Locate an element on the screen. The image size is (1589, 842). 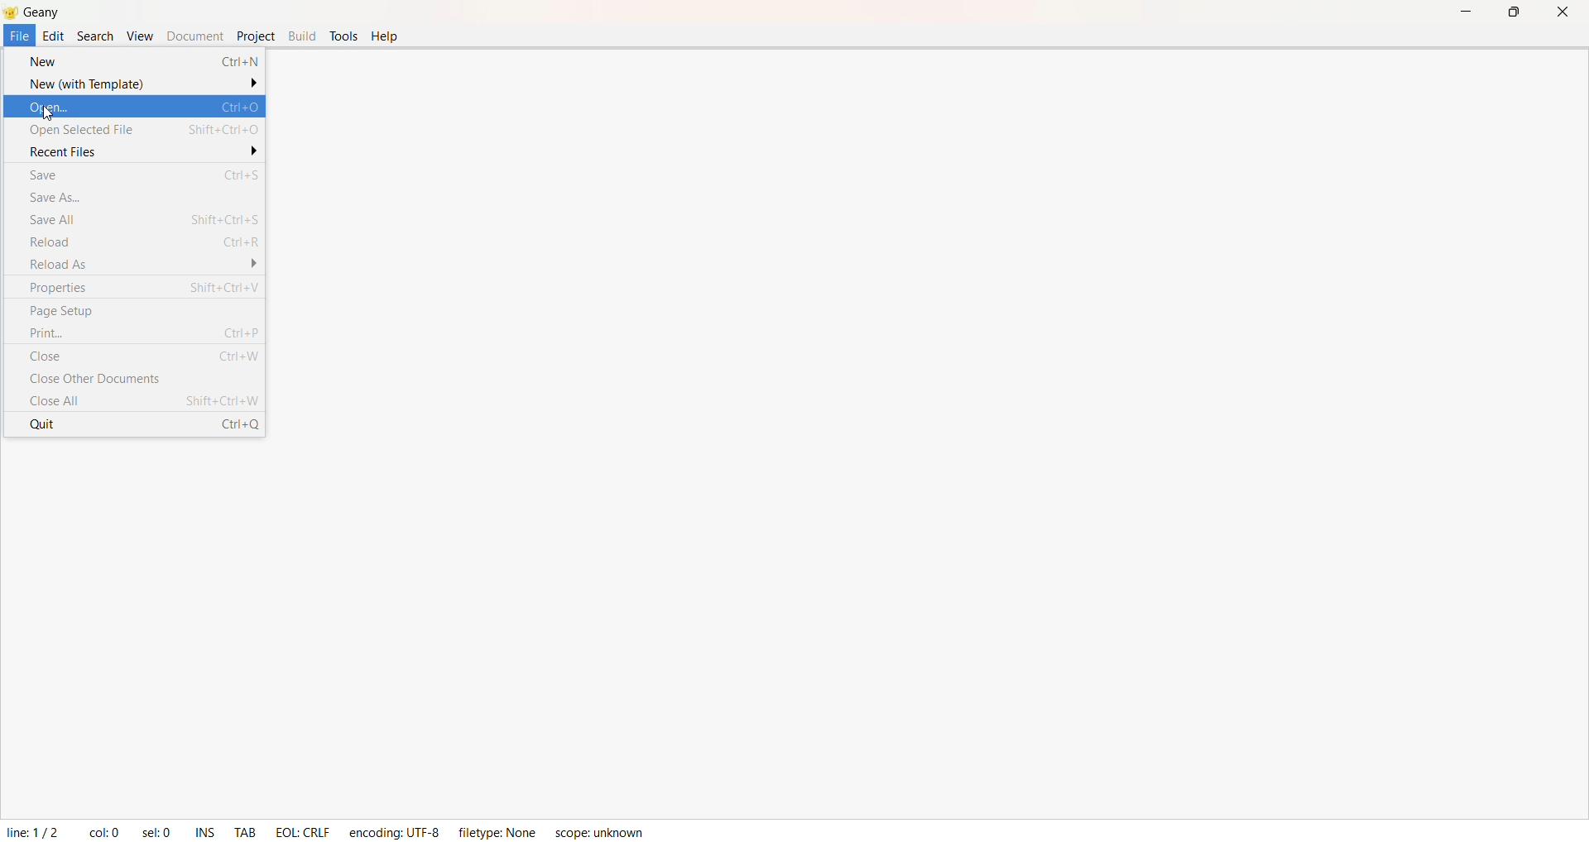
Recent files is located at coordinates (141, 151).